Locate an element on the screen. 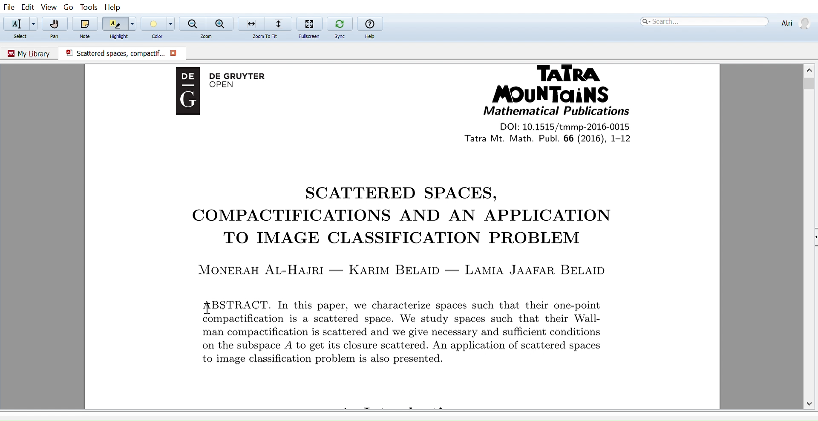 The width and height of the screenshot is (818, 421). COMPACTIFICATIONS AND AN APPLICATION is located at coordinates (393, 217).